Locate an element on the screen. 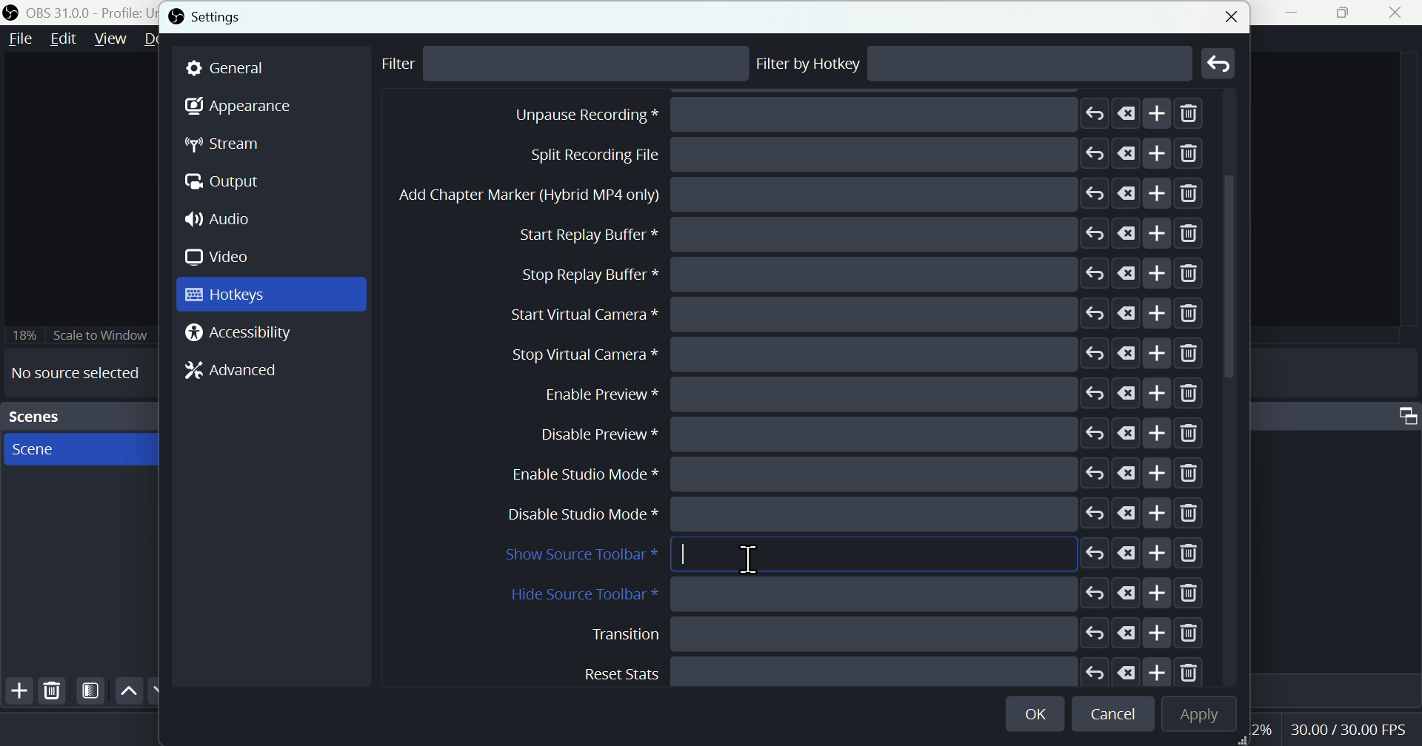  Scale to window is located at coordinates (79, 335).